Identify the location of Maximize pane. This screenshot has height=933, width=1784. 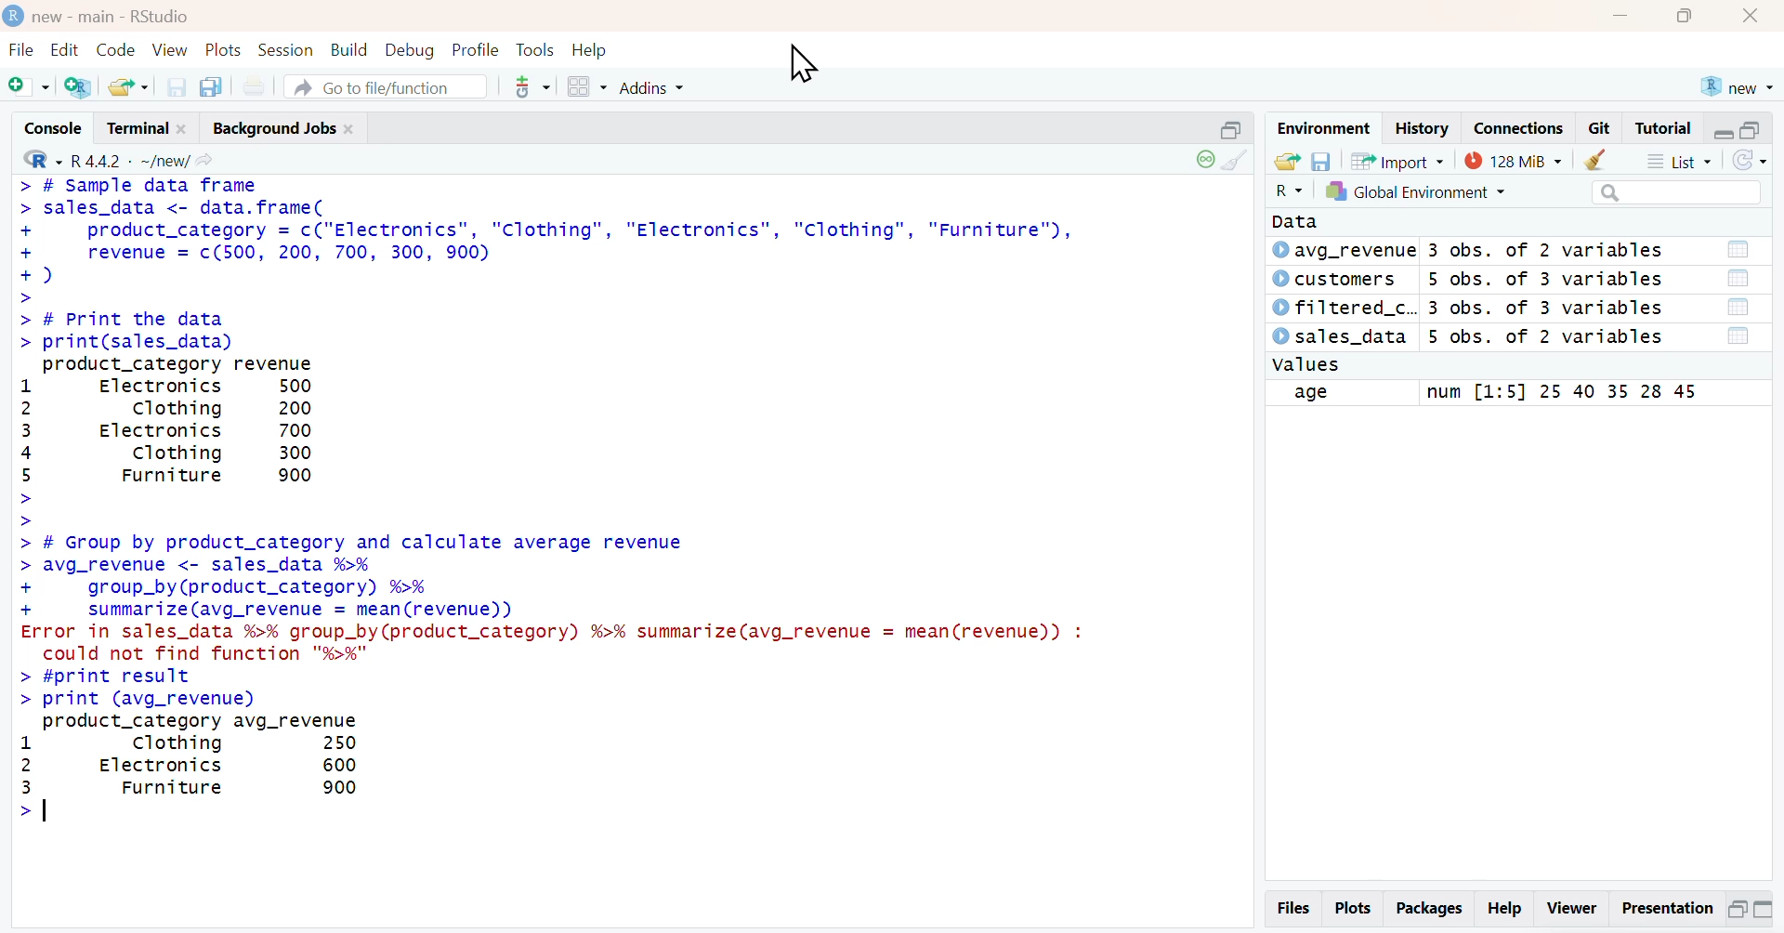
(1764, 912).